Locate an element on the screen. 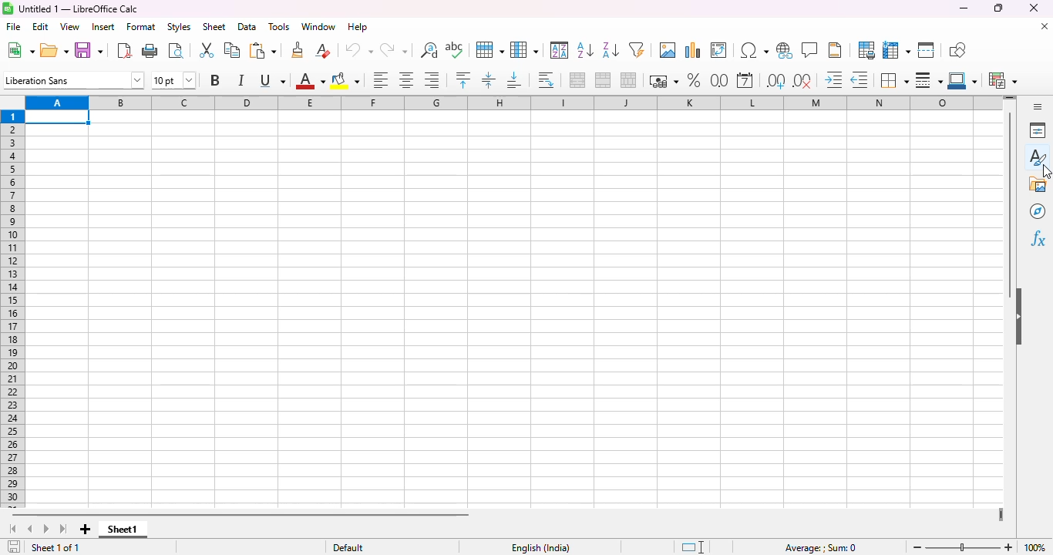  horizontal scroll bar is located at coordinates (248, 515).